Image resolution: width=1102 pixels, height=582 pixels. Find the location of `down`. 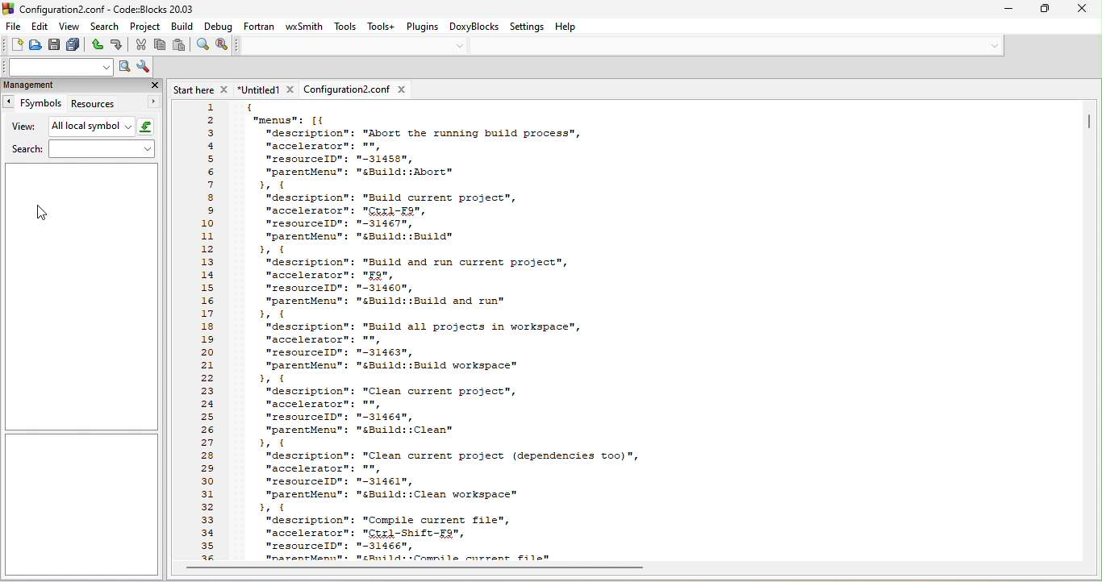

down is located at coordinates (461, 45).